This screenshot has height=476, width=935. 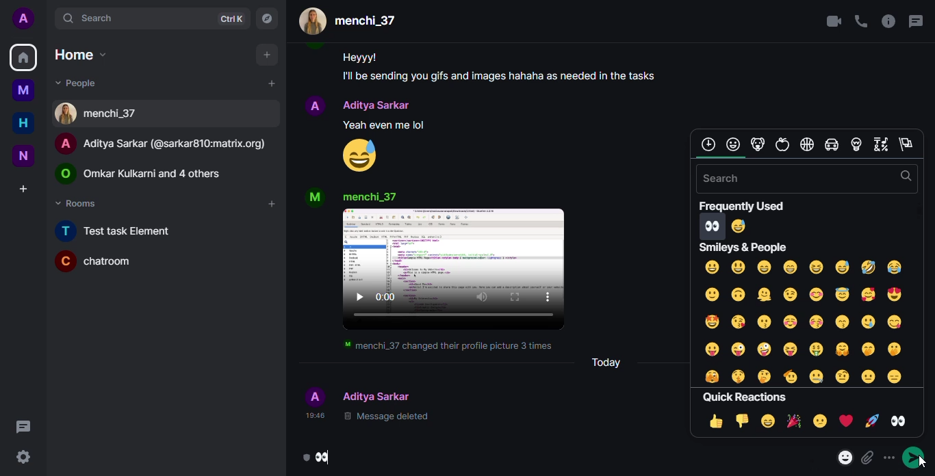 What do you see at coordinates (606, 362) in the screenshot?
I see `today` at bounding box center [606, 362].